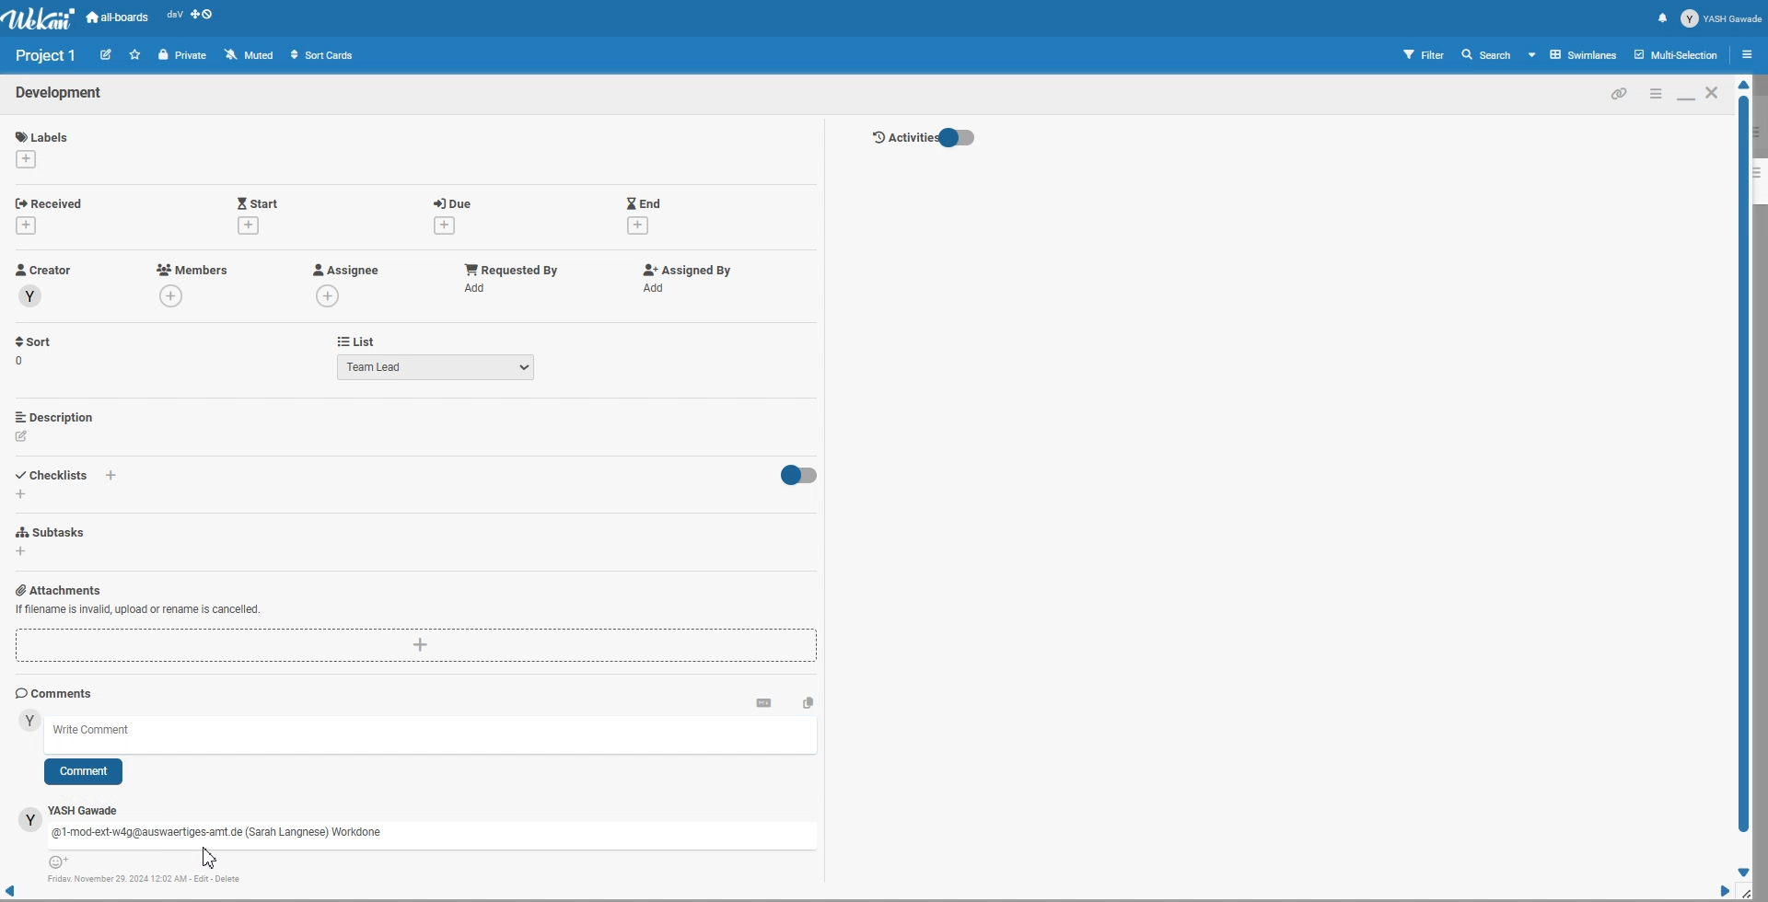 The image size is (1768, 902). I want to click on Search, so click(1487, 54).